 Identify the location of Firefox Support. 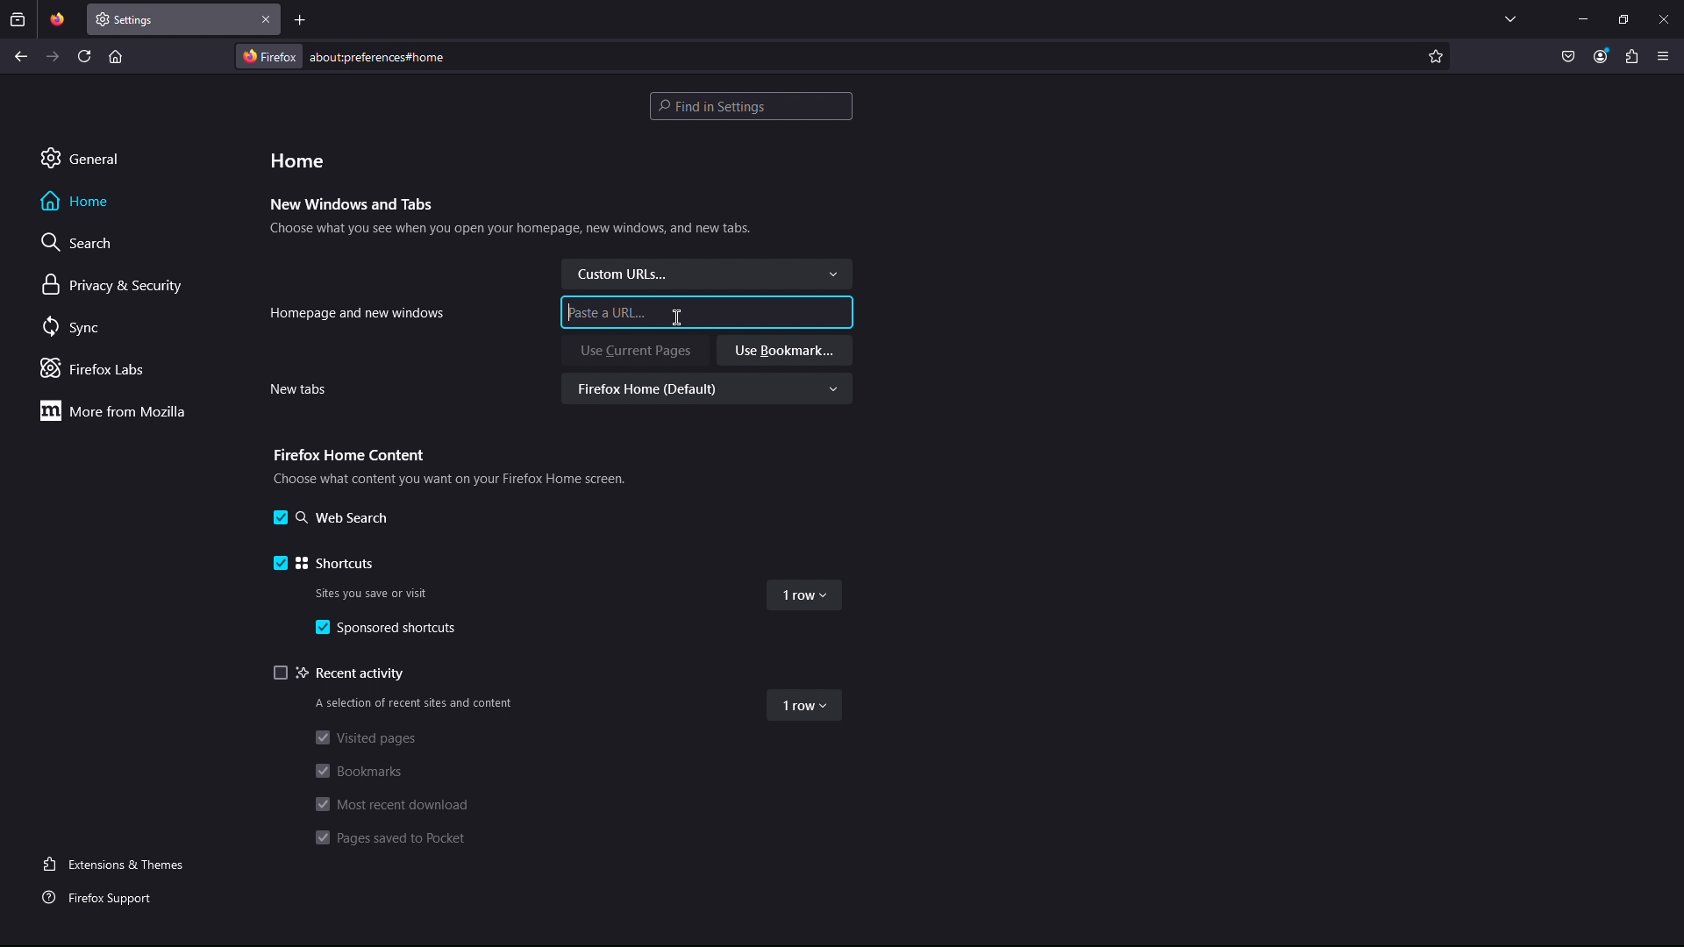
(103, 895).